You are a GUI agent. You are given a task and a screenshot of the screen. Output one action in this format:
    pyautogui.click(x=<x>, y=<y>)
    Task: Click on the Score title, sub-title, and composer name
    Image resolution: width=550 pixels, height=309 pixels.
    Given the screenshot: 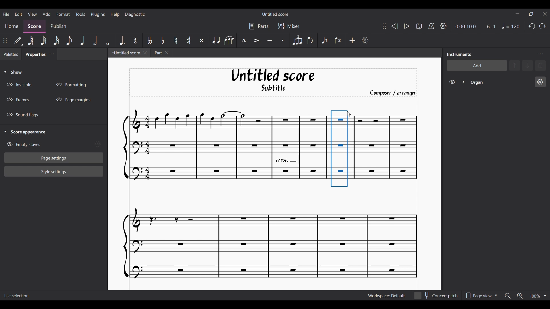 What is the action you would take?
    pyautogui.click(x=273, y=83)
    